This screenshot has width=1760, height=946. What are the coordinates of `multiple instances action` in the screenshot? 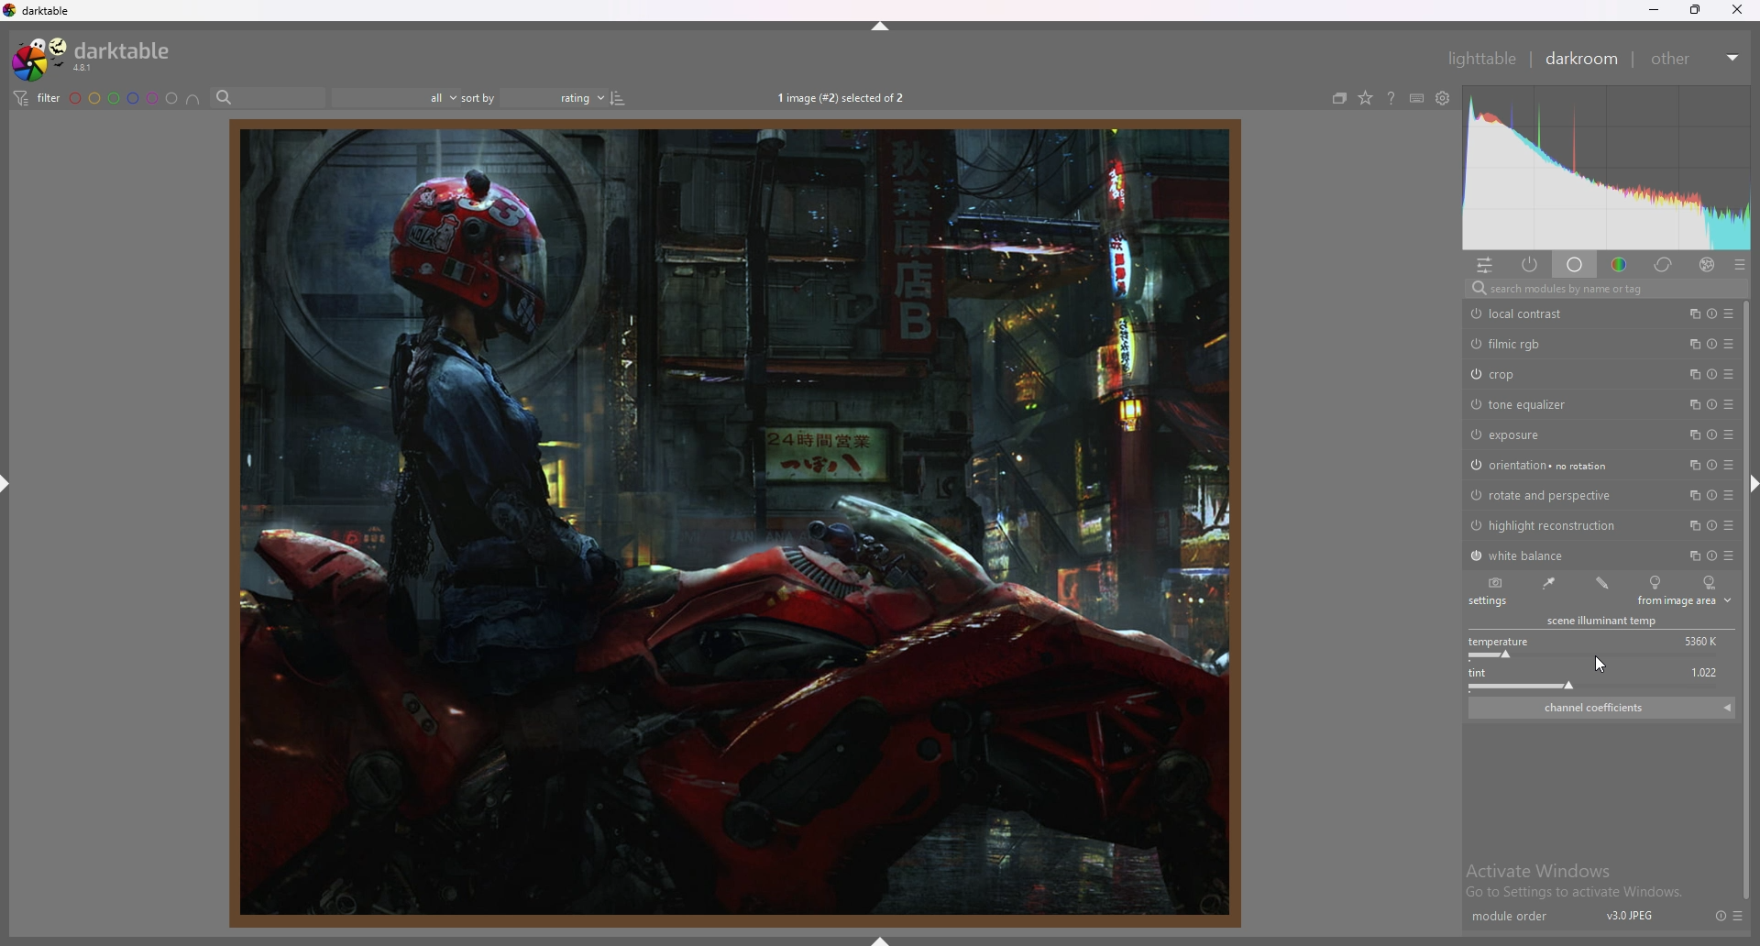 It's located at (1688, 313).